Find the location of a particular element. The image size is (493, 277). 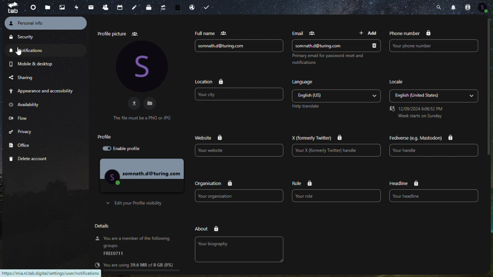

appearance and accessibility is located at coordinates (44, 91).